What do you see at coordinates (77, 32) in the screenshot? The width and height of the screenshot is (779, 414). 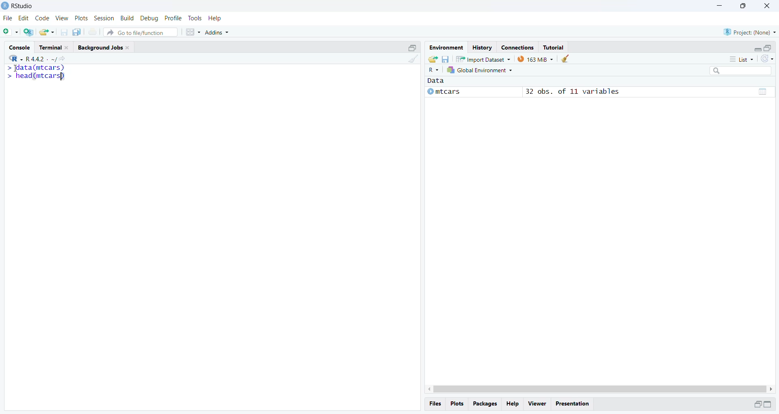 I see `copy` at bounding box center [77, 32].